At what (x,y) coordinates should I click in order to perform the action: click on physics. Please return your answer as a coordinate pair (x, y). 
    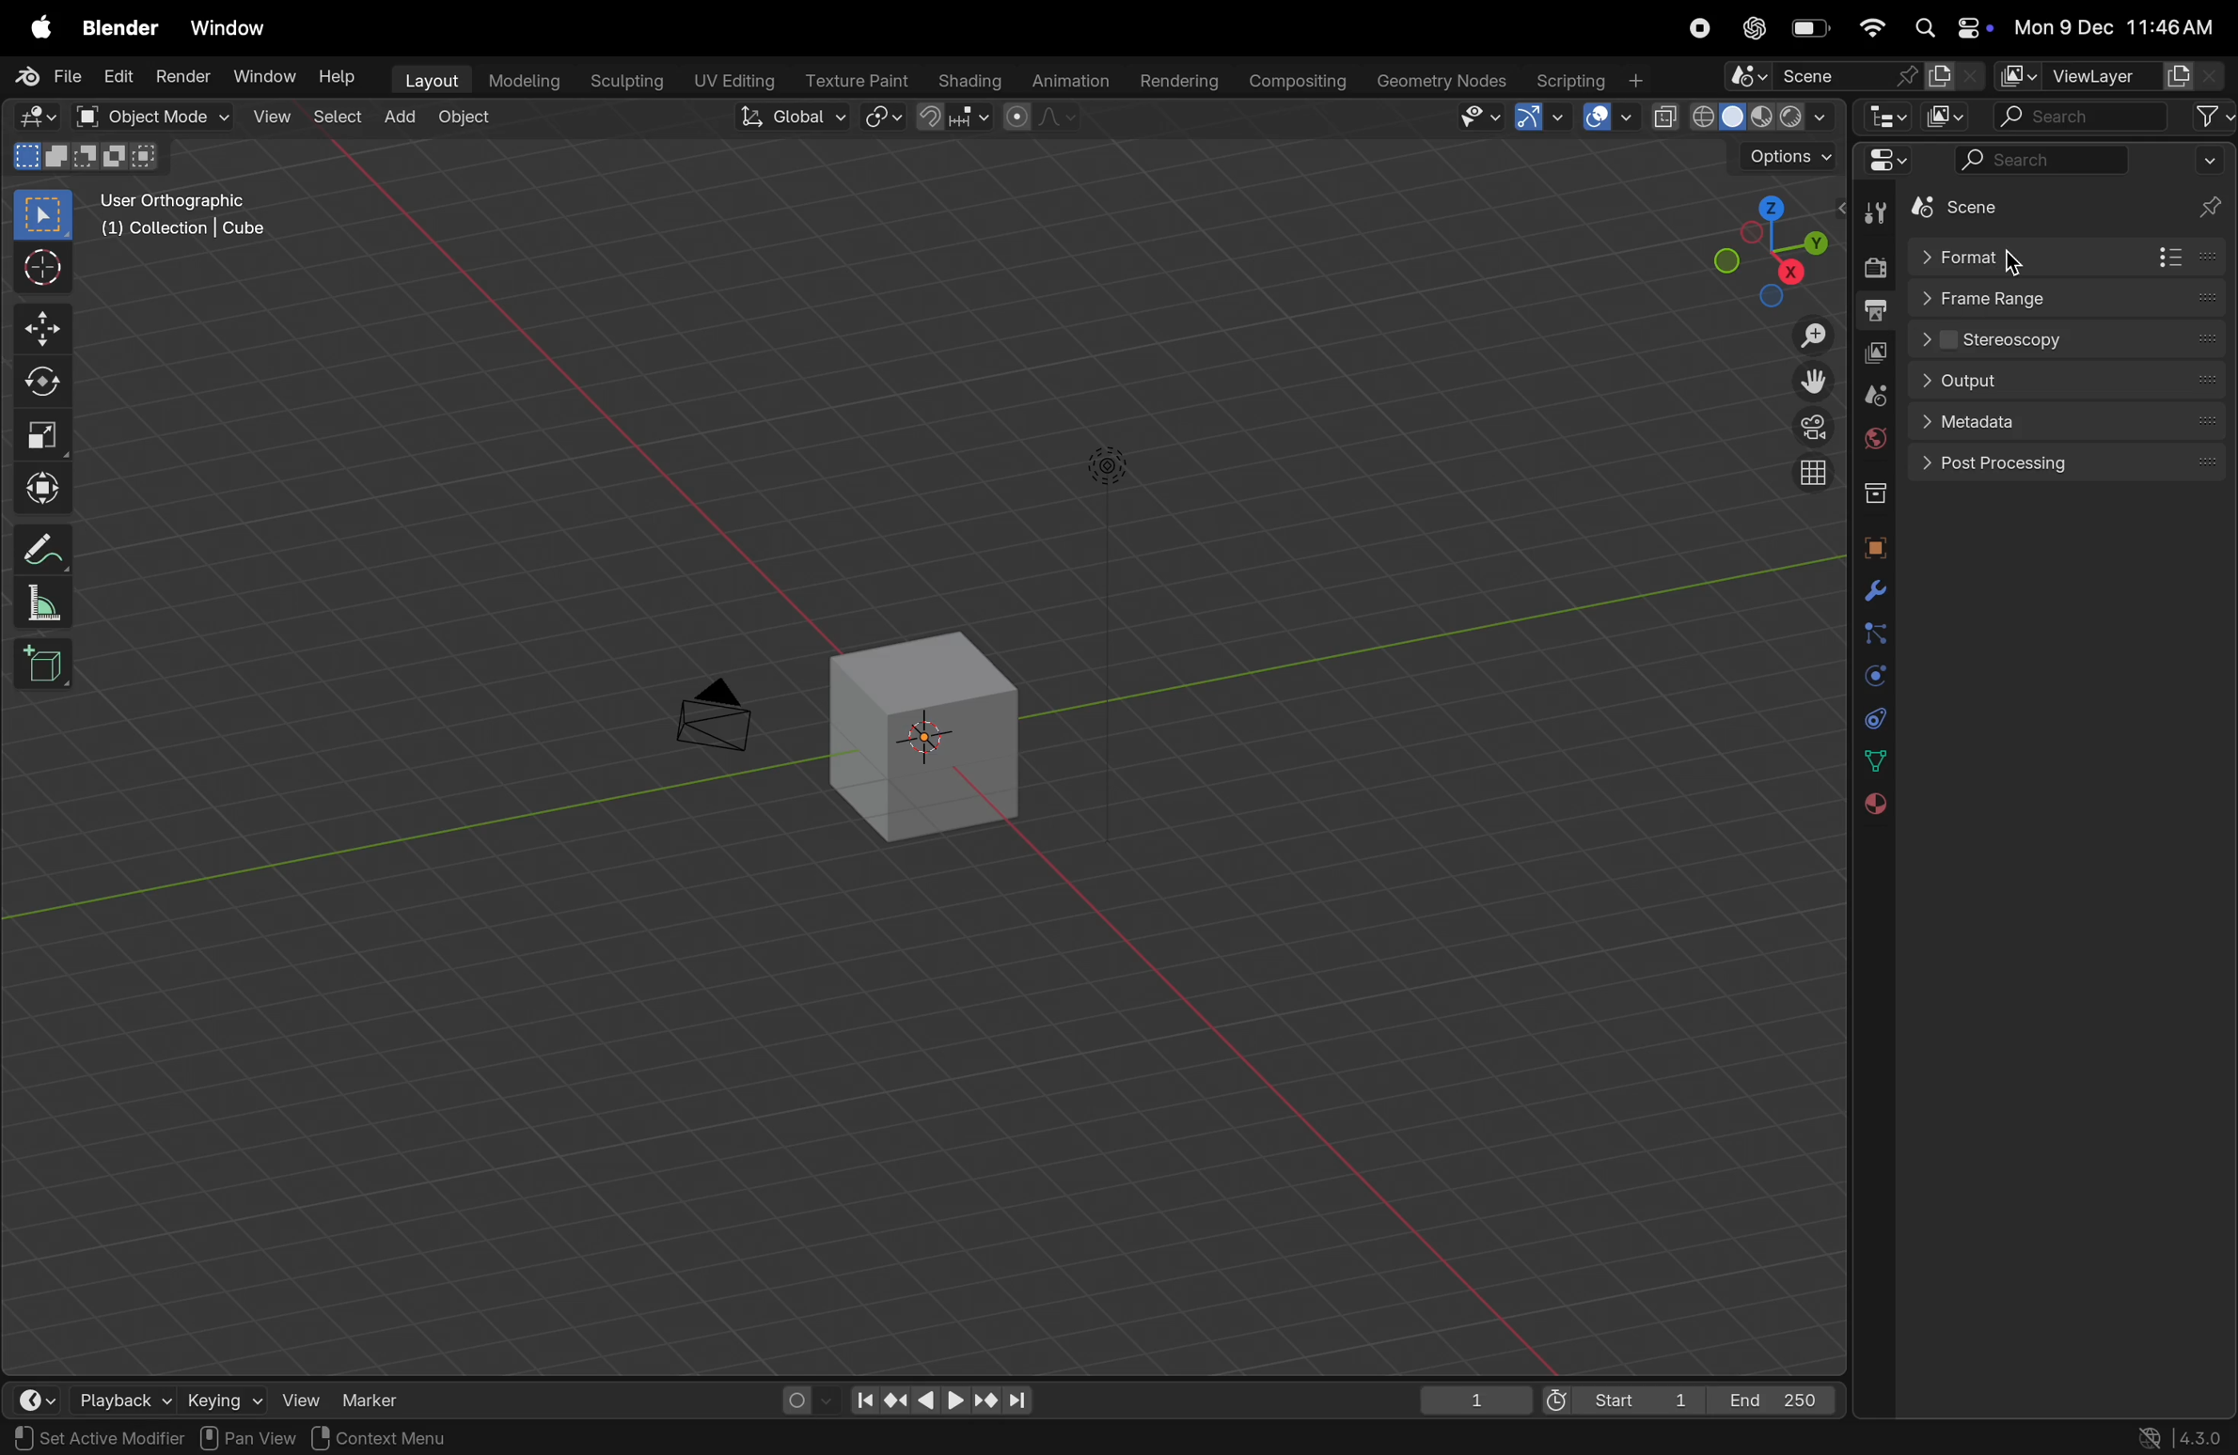
    Looking at the image, I should click on (1871, 673).